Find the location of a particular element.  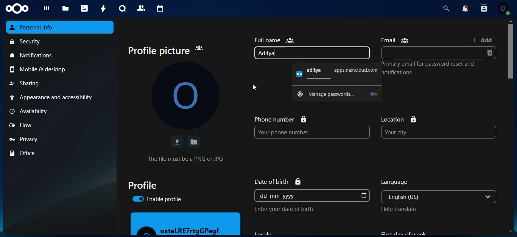

dob is located at coordinates (363, 196).